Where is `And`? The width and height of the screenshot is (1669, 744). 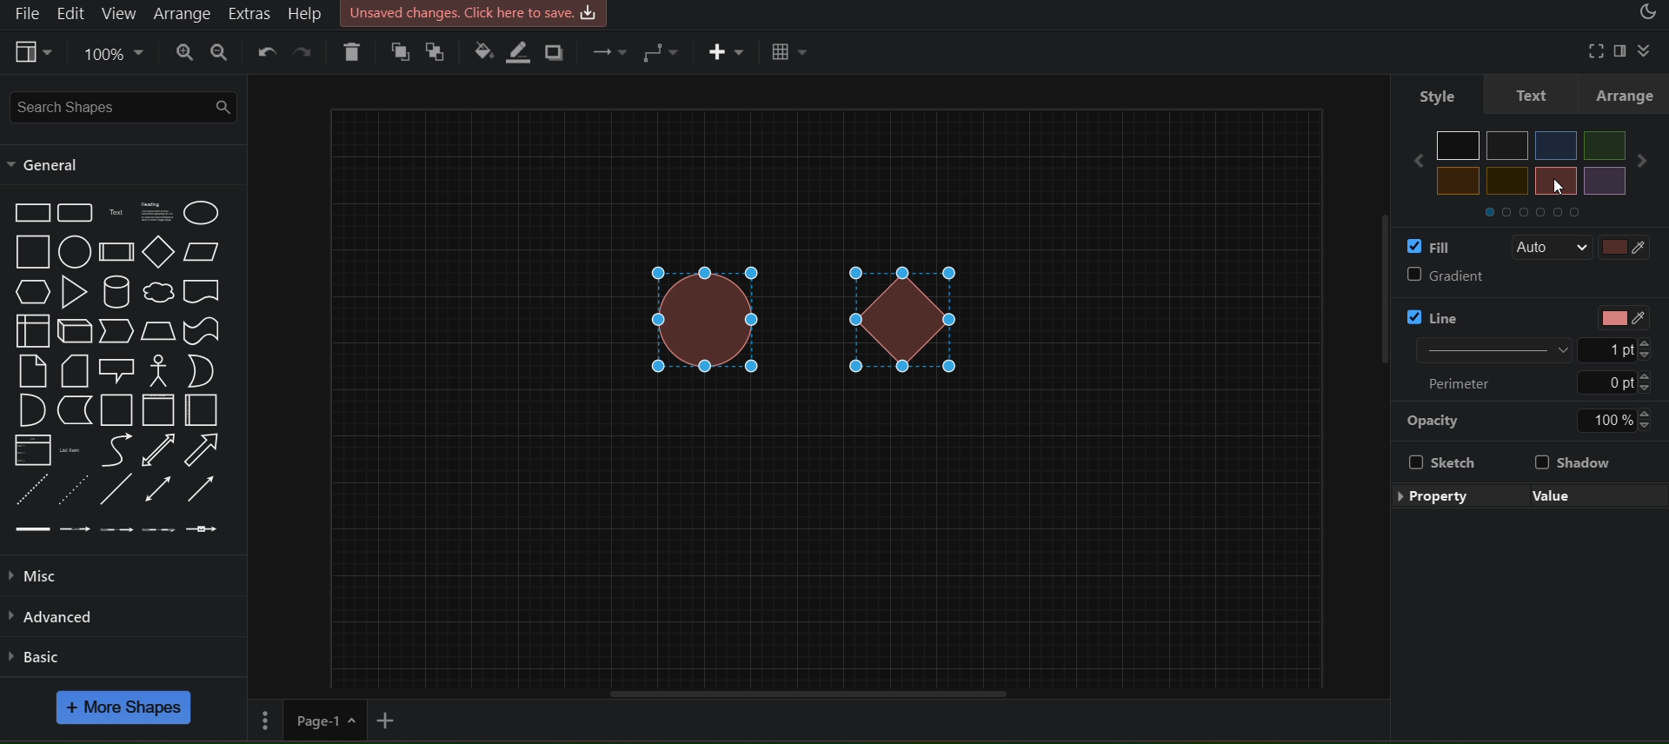
And is located at coordinates (30, 411).